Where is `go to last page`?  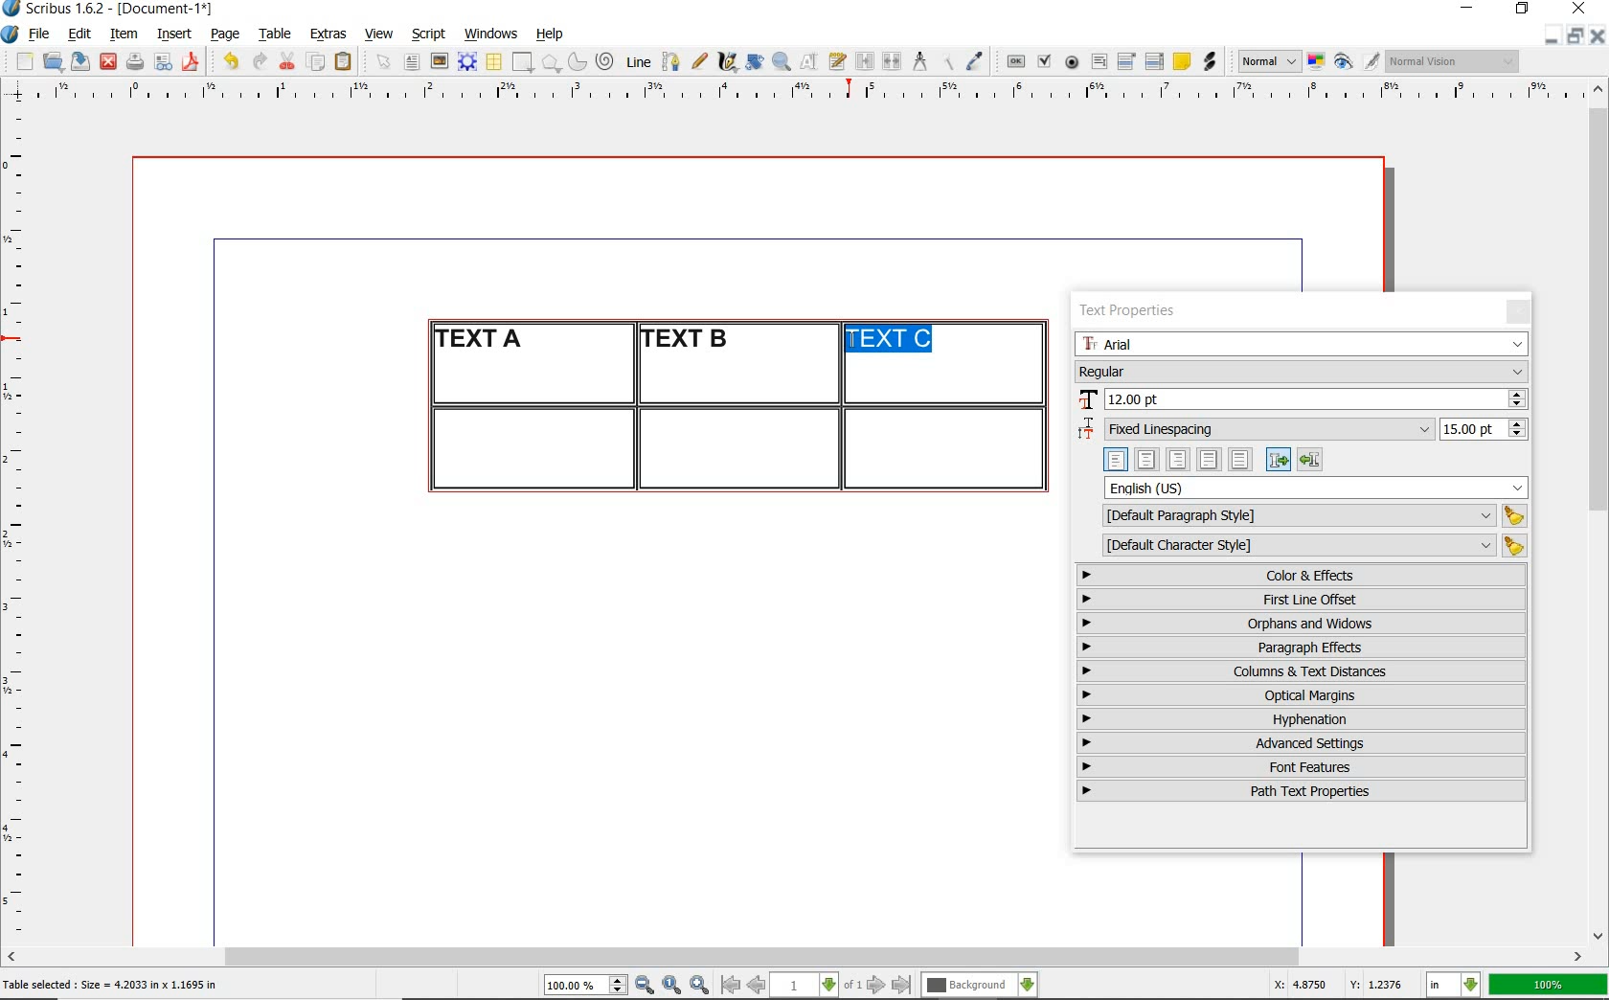
go to last page is located at coordinates (902, 986).